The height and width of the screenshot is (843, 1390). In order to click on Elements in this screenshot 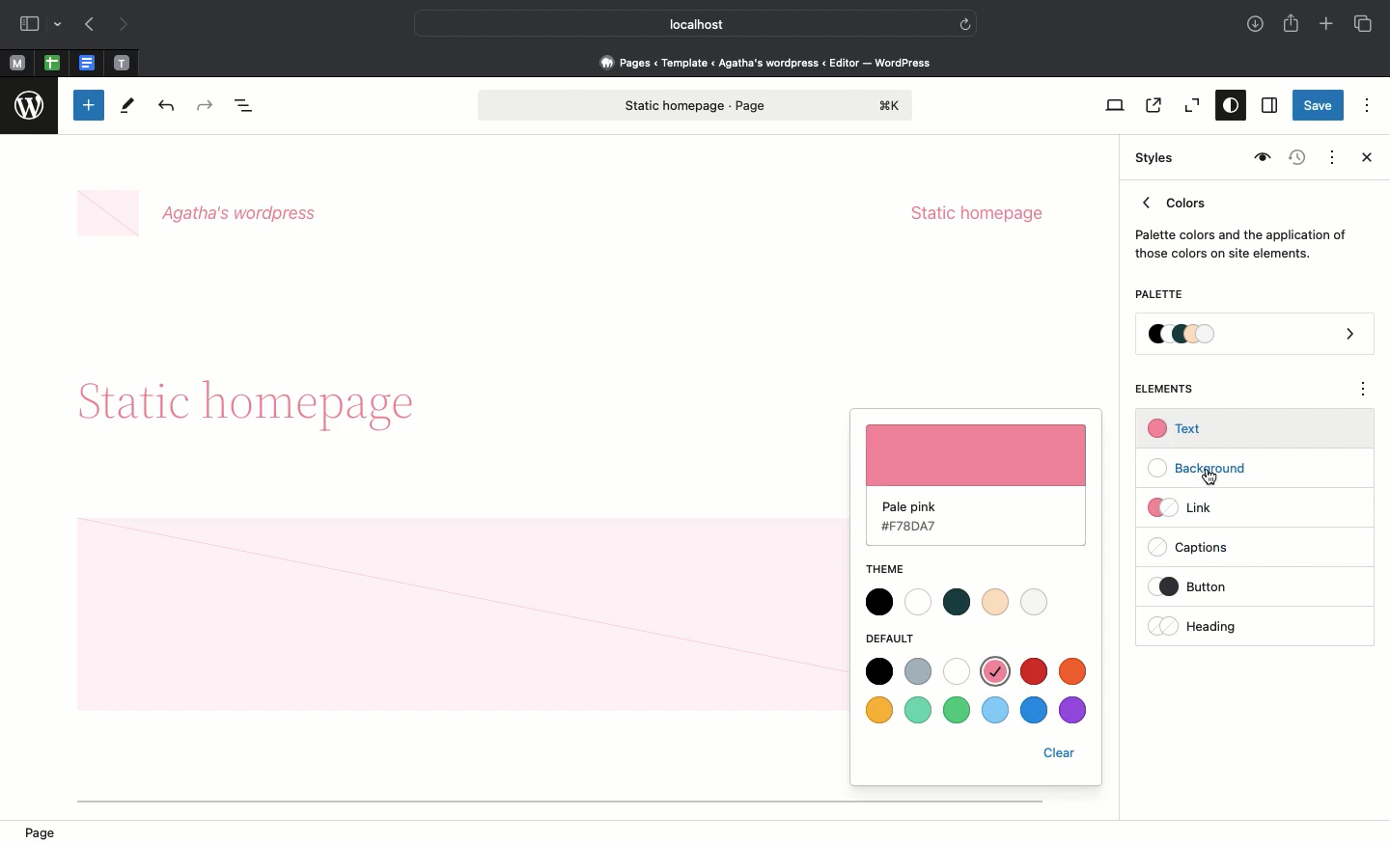, I will do `click(1175, 389)`.